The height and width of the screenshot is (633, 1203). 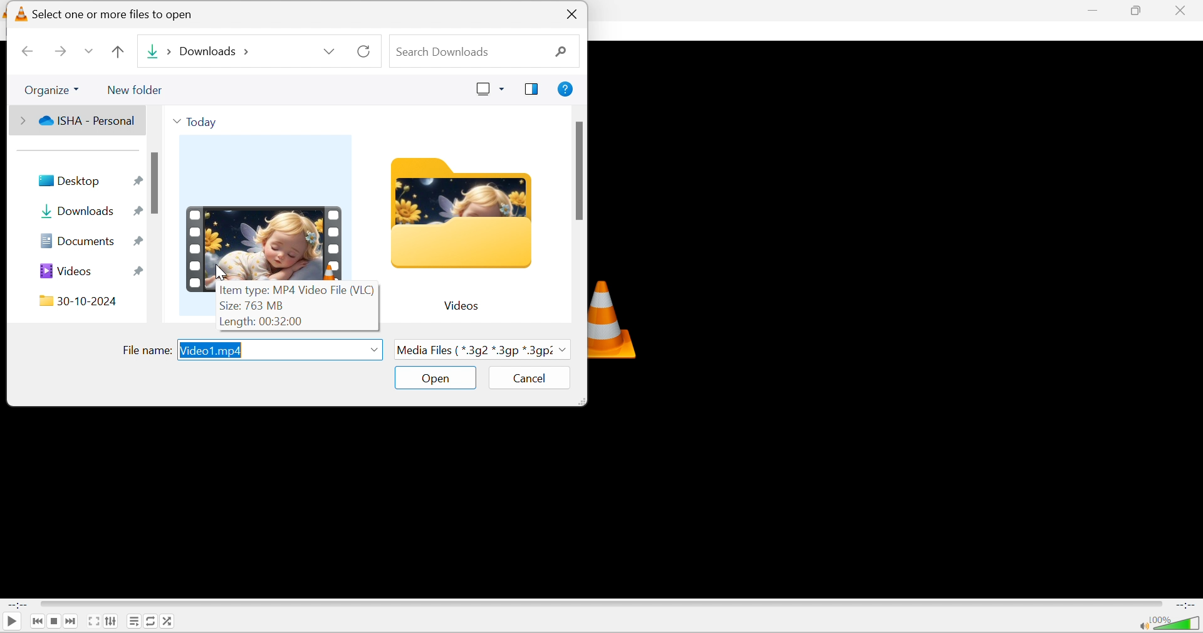 I want to click on Show extended settings, so click(x=113, y=621).